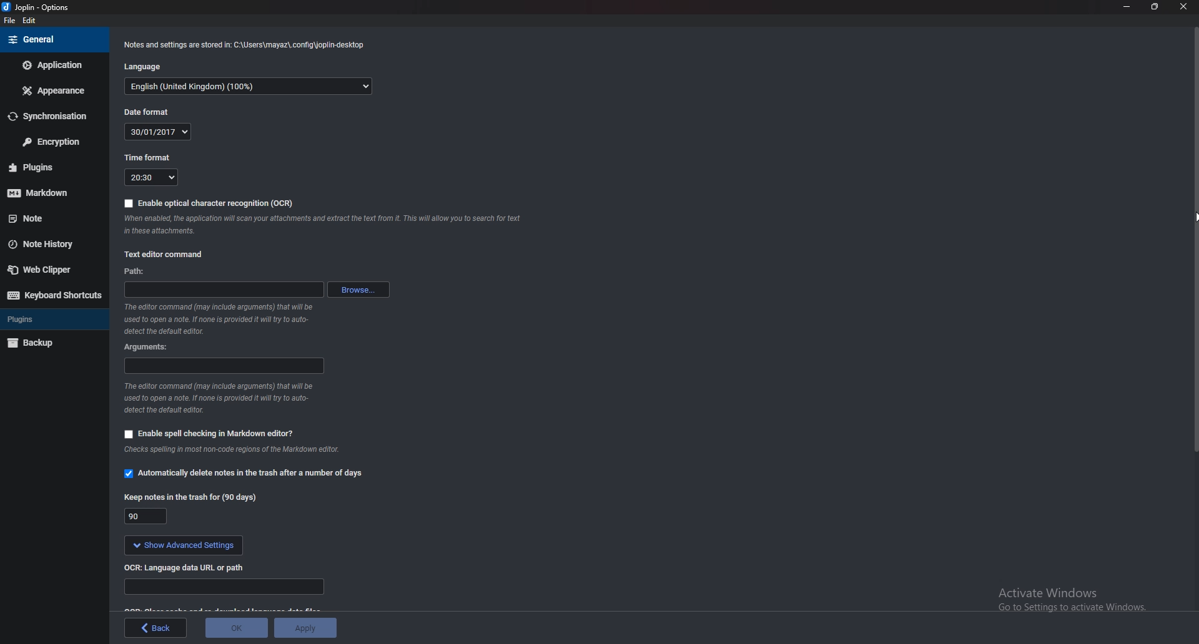 This screenshot has width=1199, height=644. I want to click on path, so click(224, 290).